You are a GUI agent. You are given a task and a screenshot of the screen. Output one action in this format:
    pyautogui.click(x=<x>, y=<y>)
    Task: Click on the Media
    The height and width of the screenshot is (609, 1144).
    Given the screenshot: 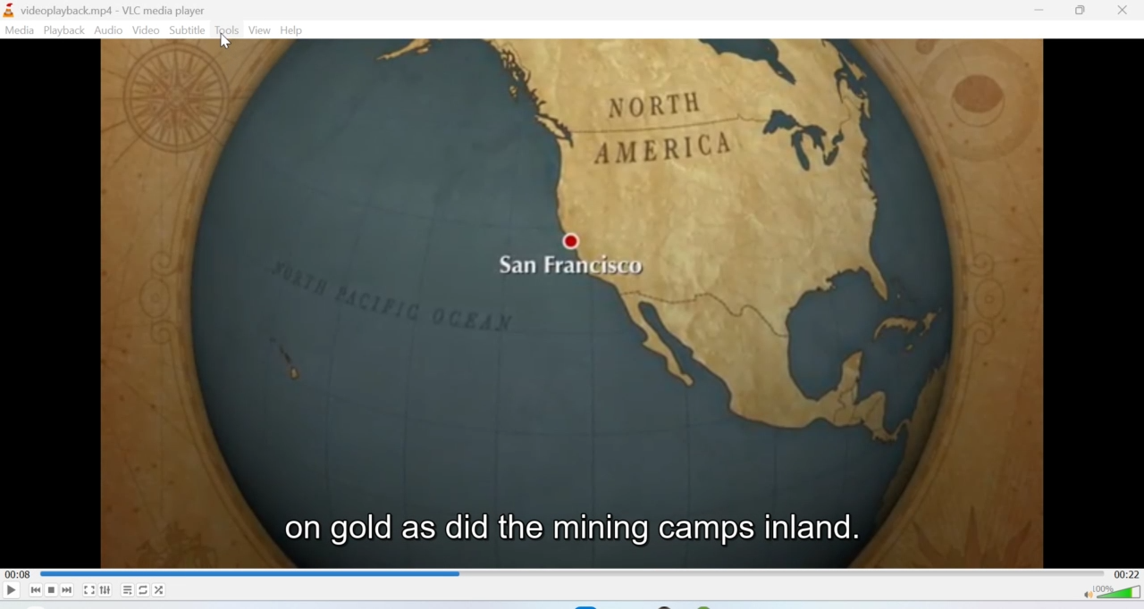 What is the action you would take?
    pyautogui.click(x=20, y=29)
    